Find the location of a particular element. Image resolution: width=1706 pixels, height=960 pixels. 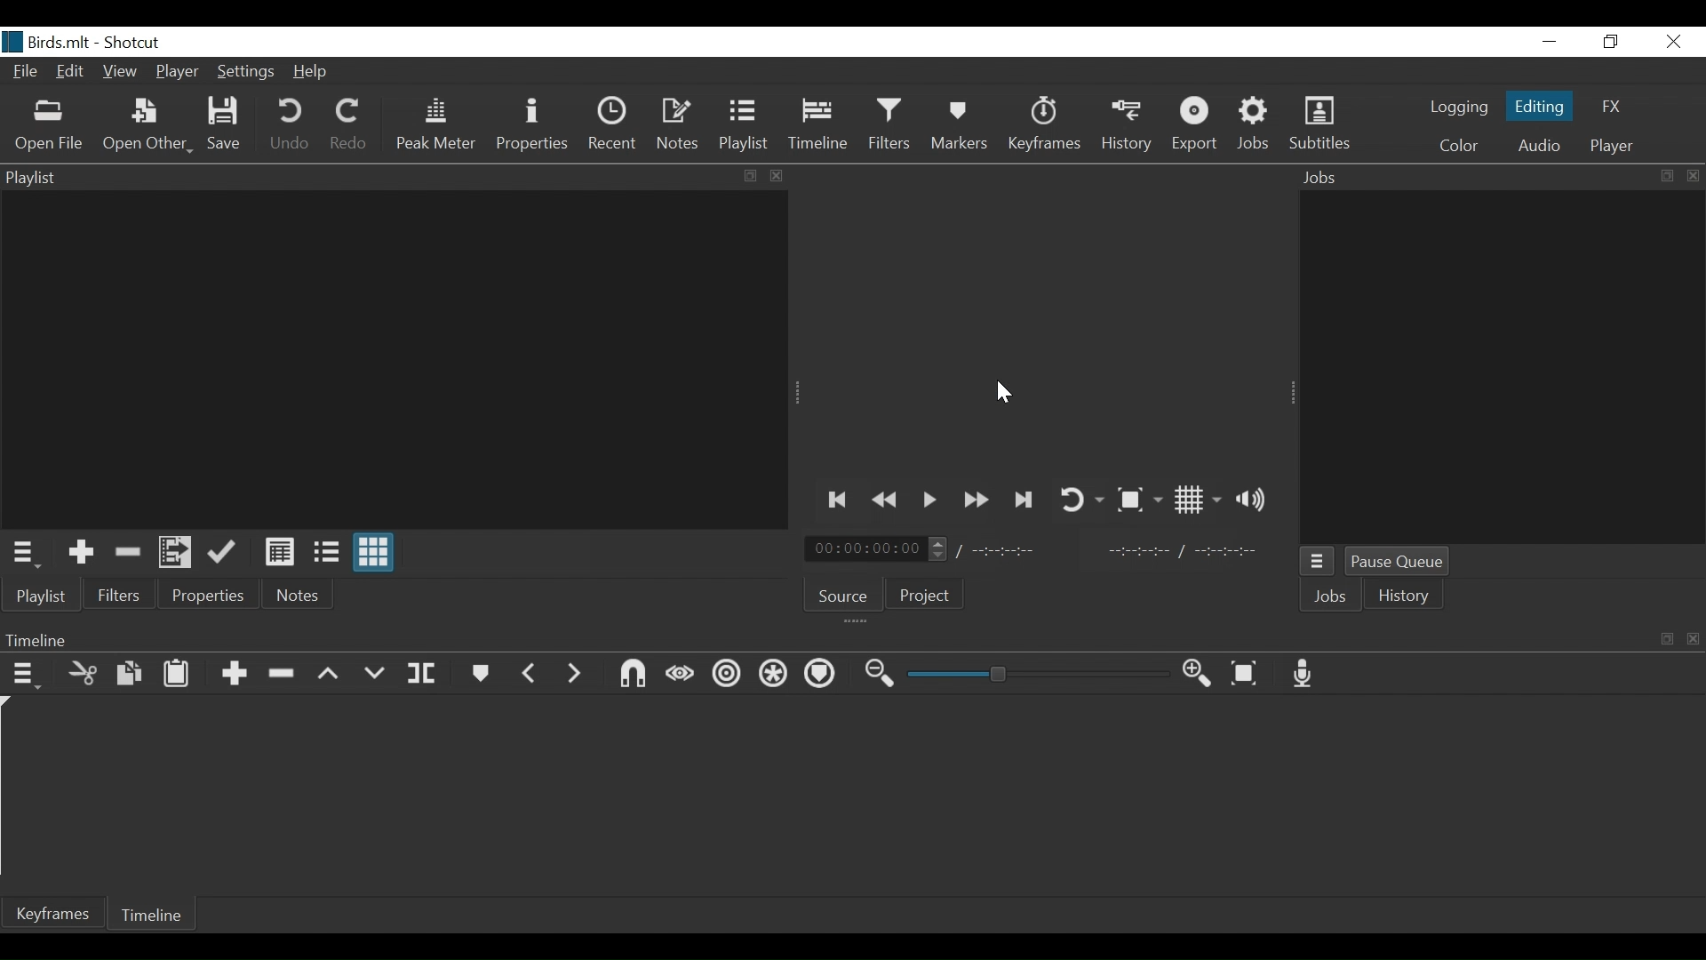

Redo is located at coordinates (348, 127).